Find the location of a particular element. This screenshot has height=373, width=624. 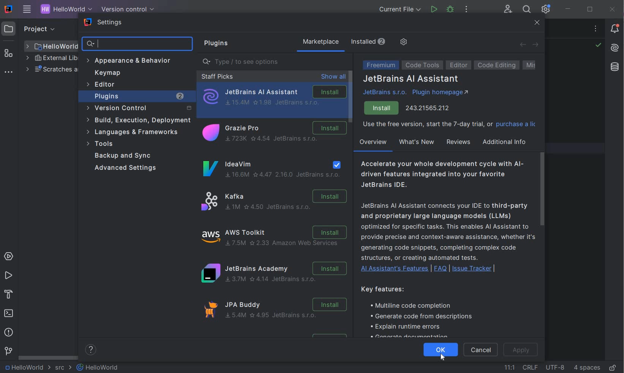

NOTIFICATIONS is located at coordinates (615, 28).